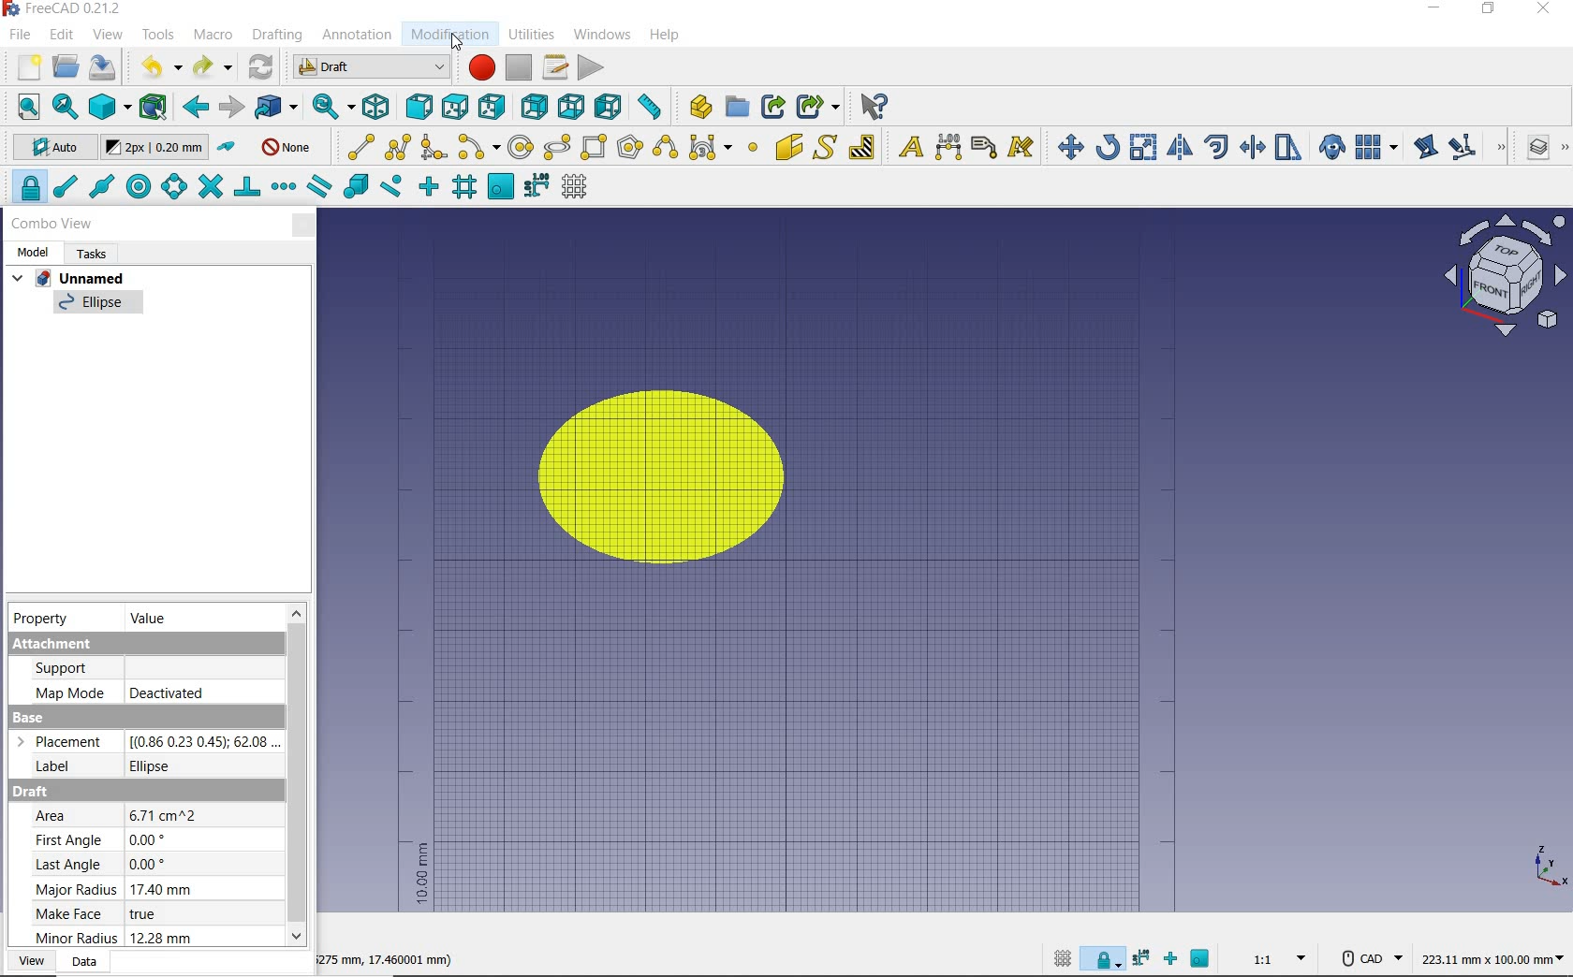 The width and height of the screenshot is (1573, 977). Describe the element at coordinates (96, 255) in the screenshot. I see `tasks` at that location.